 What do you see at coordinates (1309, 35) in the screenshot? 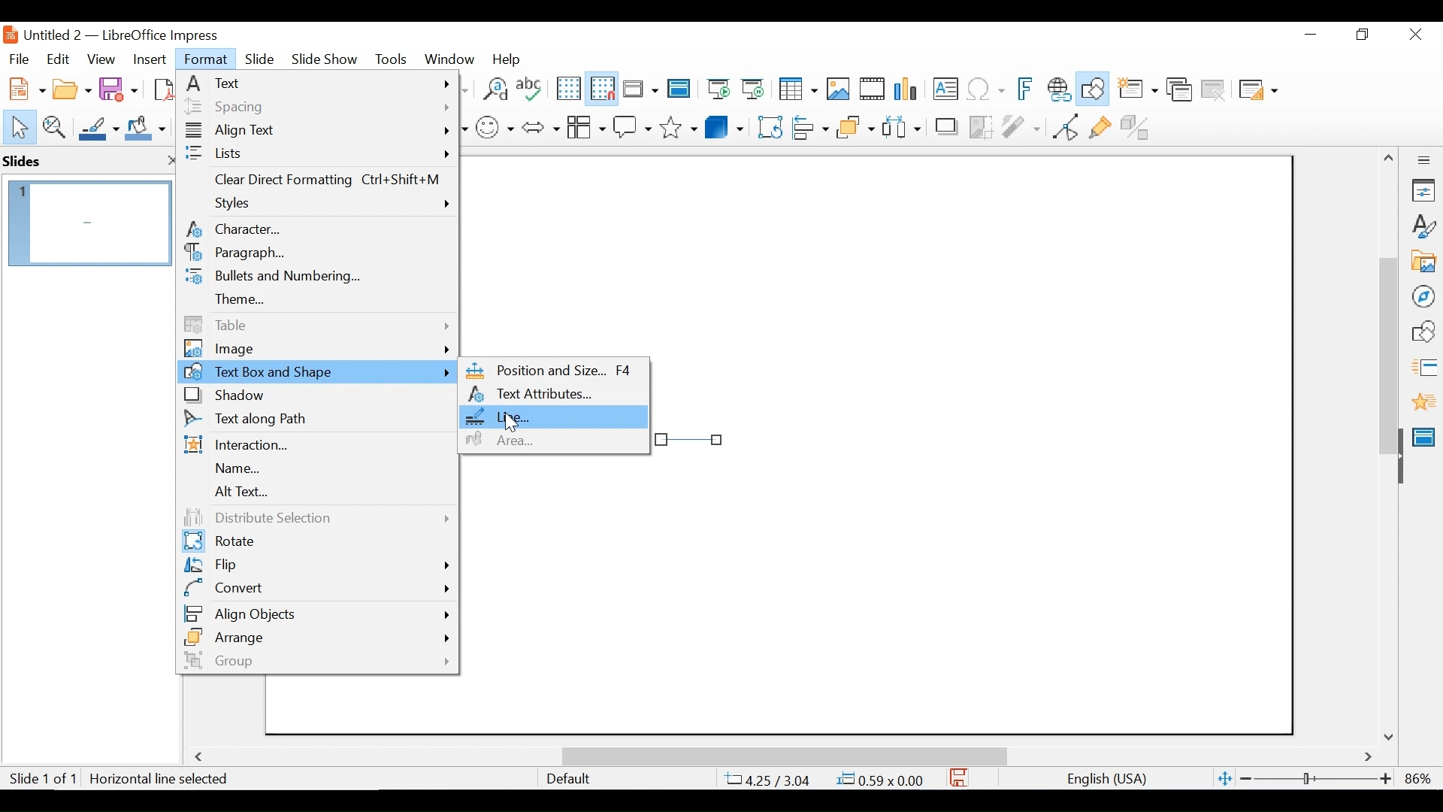
I see `Minimize` at bounding box center [1309, 35].